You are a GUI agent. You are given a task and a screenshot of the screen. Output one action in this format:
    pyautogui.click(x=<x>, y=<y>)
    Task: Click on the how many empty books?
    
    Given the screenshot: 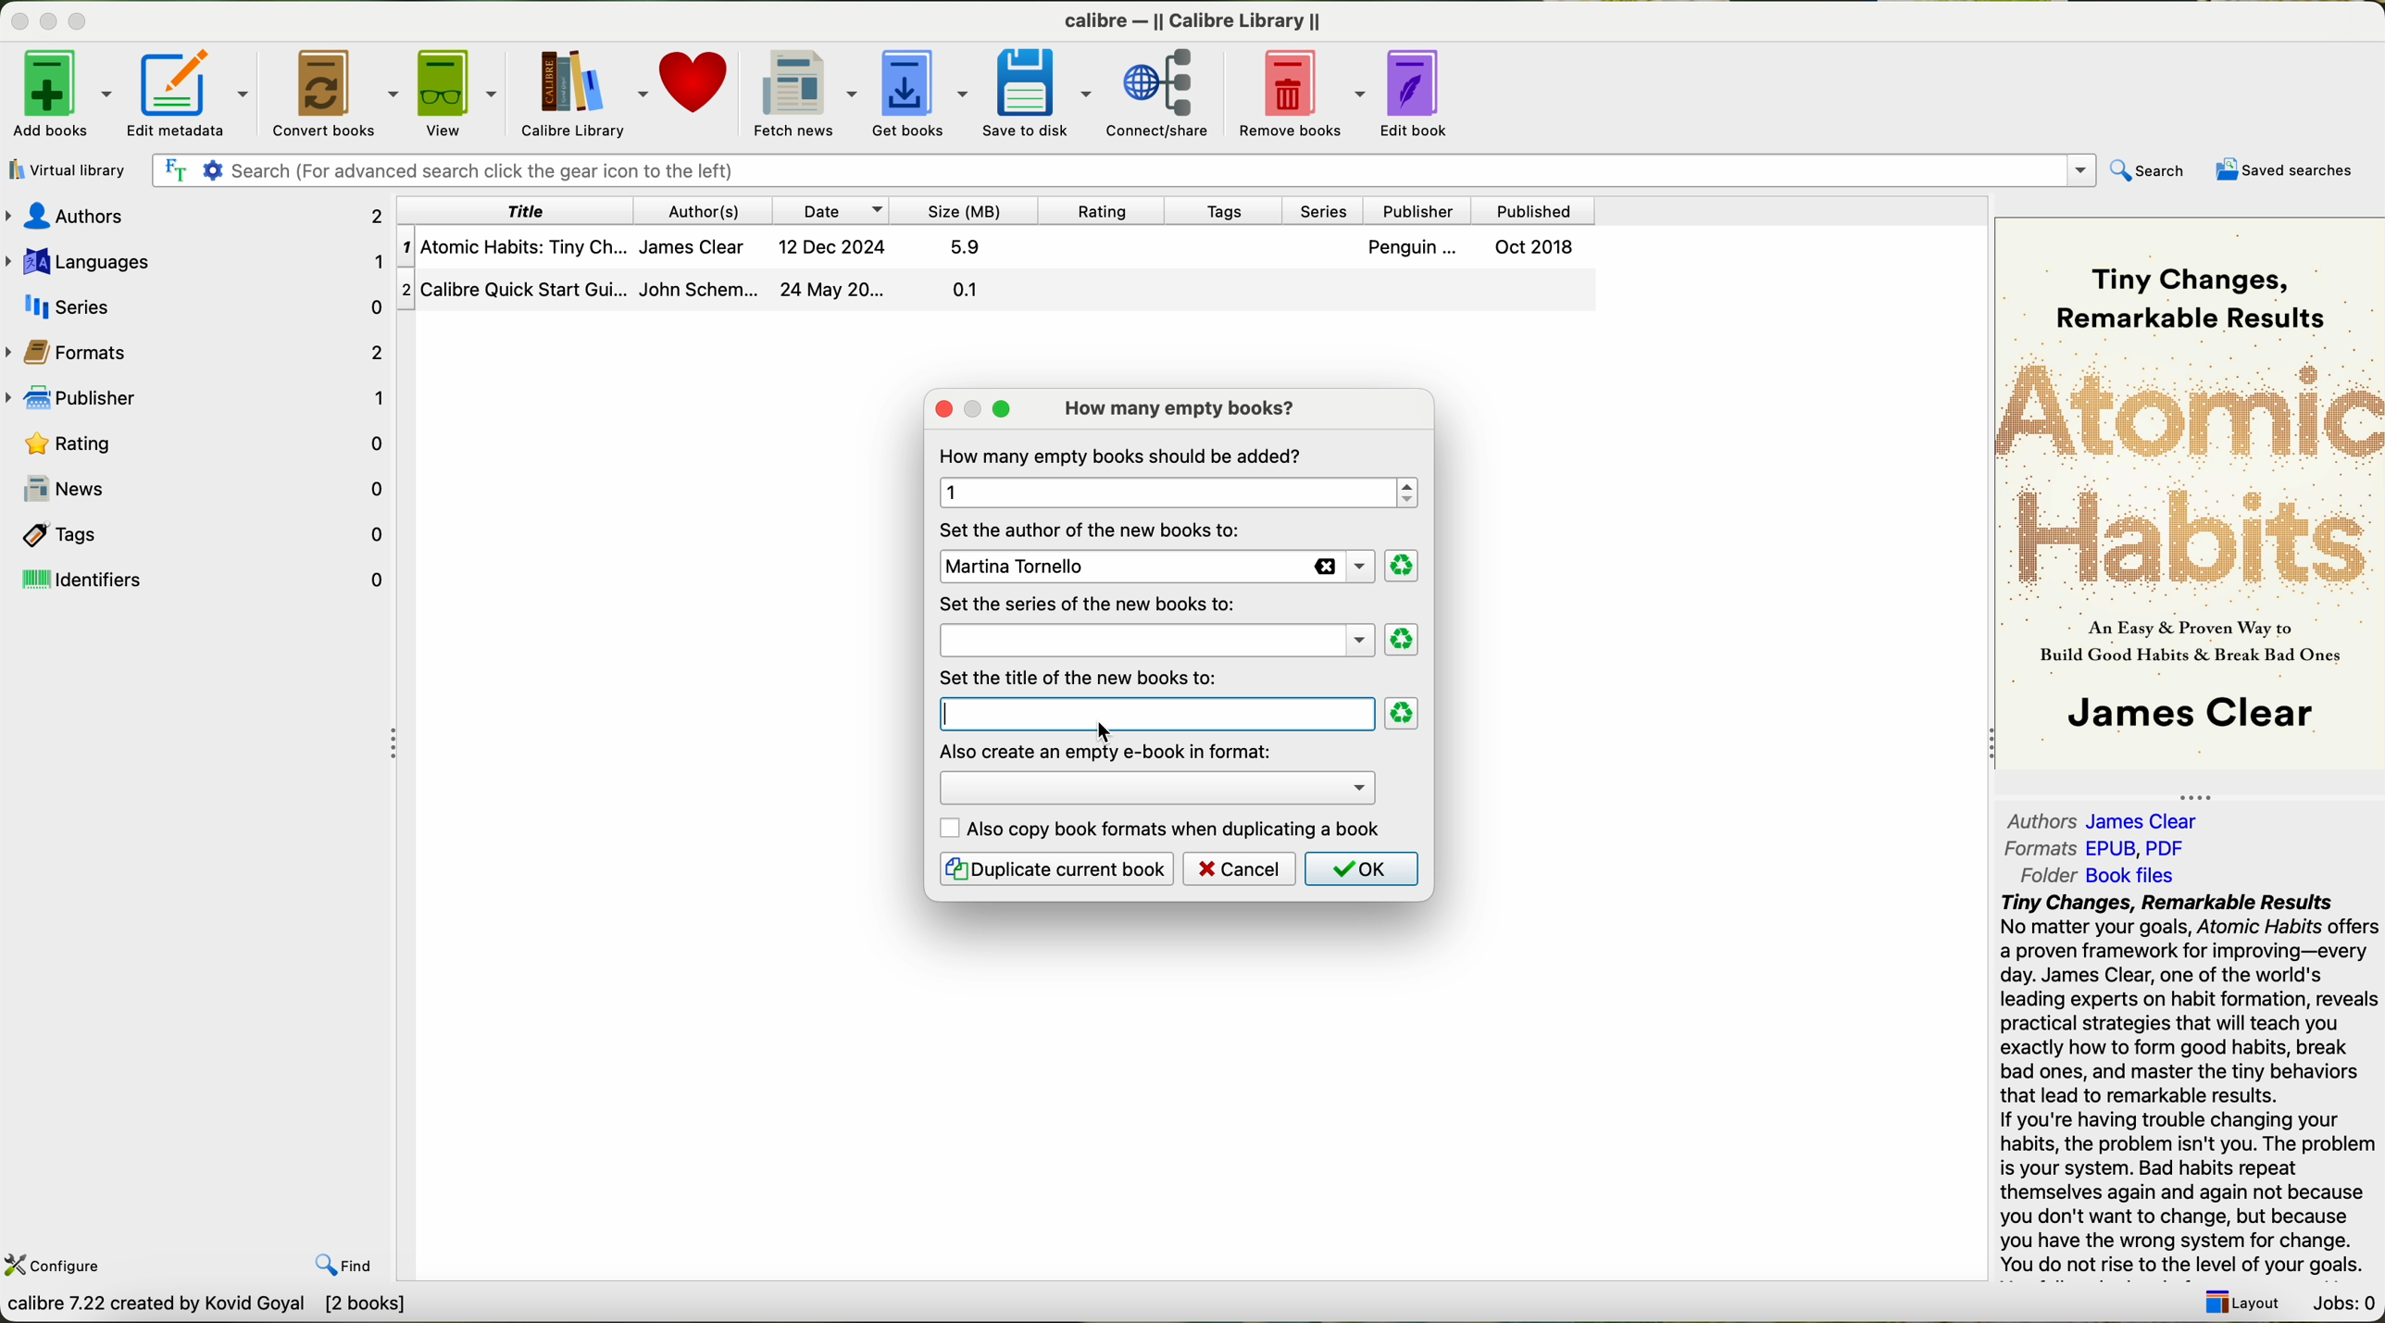 What is the action you would take?
    pyautogui.click(x=1185, y=408)
    